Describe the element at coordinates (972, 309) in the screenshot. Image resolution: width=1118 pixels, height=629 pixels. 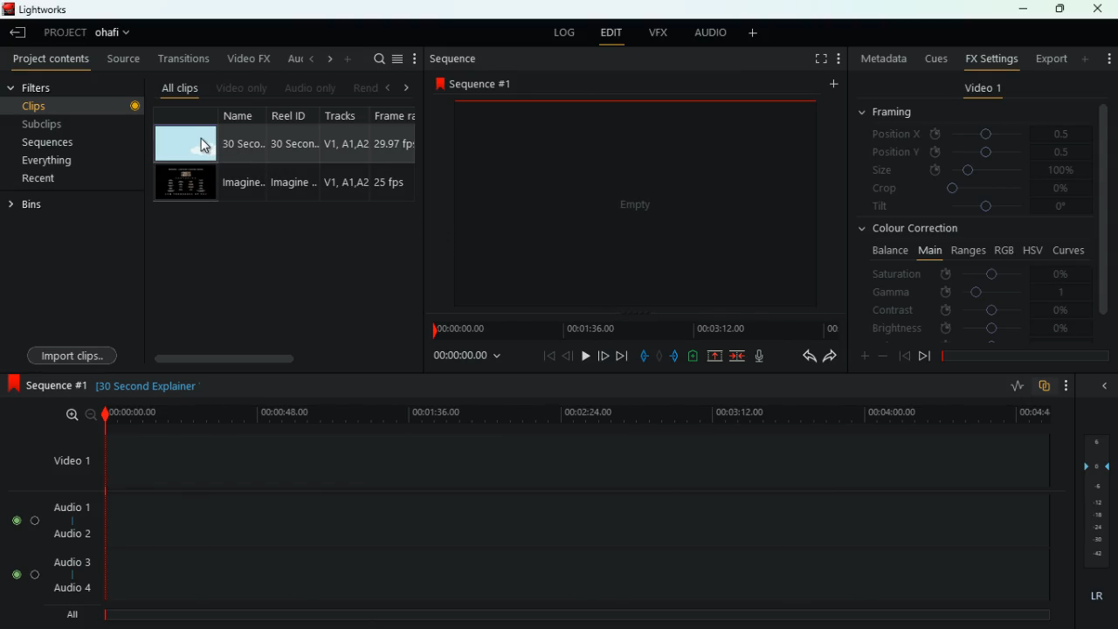
I see `contrast` at that location.